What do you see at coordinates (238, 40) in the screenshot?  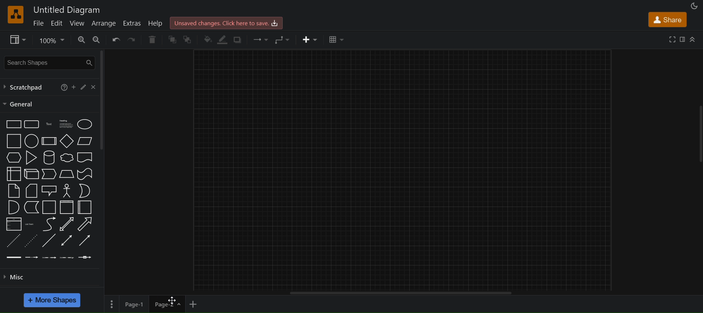 I see `shadow` at bounding box center [238, 40].